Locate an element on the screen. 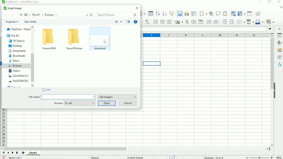  Insert hyperlink is located at coordinates (211, 14).